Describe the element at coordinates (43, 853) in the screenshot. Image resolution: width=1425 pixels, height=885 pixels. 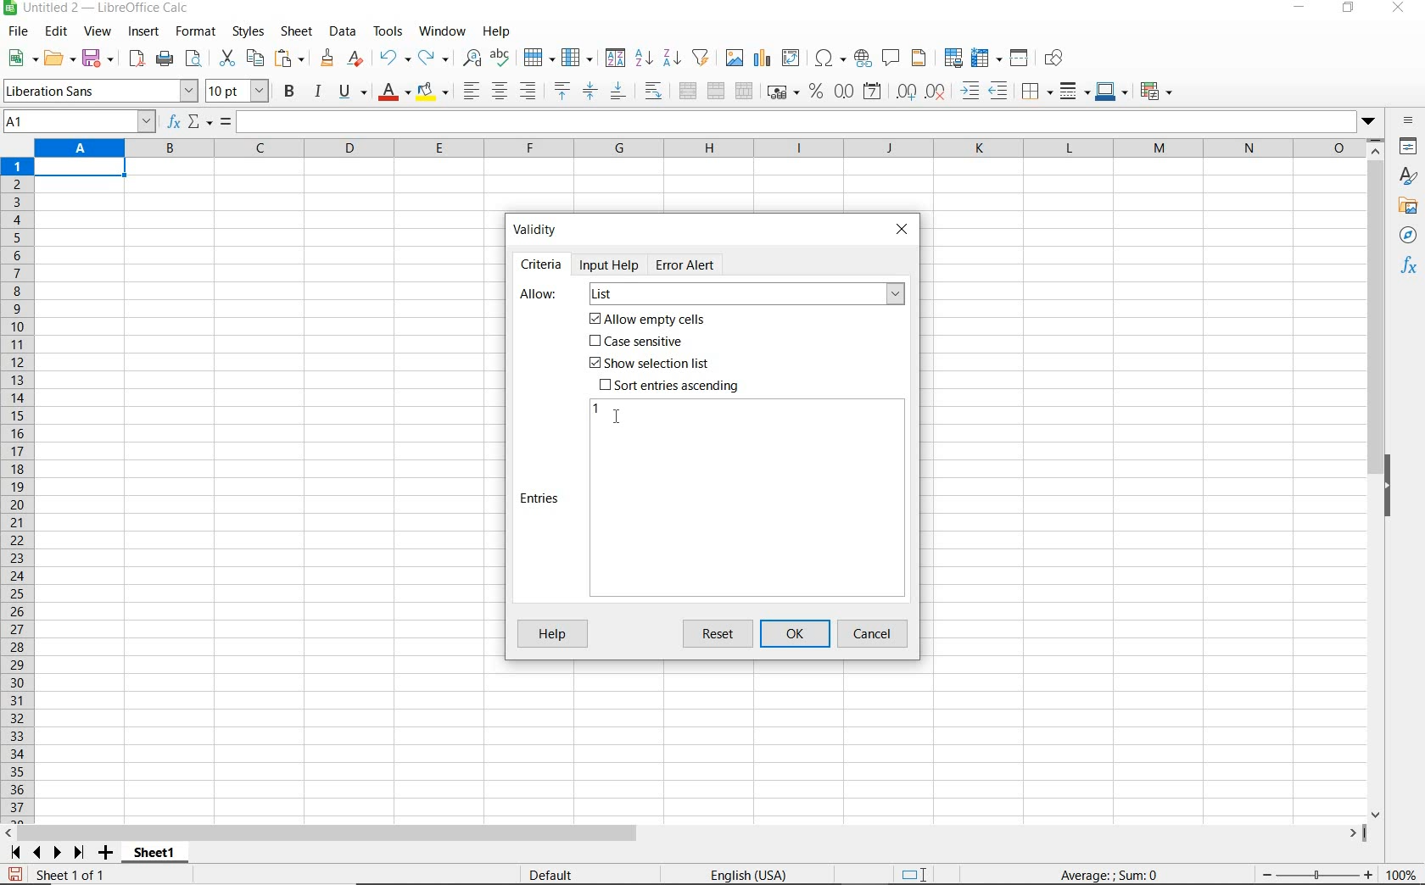
I see `scroll next` at that location.